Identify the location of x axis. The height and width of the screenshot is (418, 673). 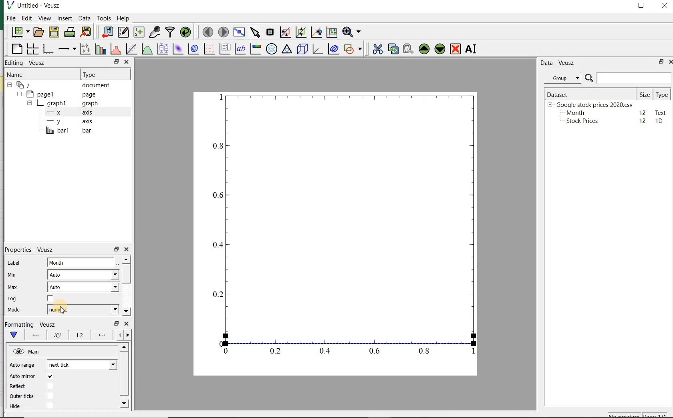
(66, 113).